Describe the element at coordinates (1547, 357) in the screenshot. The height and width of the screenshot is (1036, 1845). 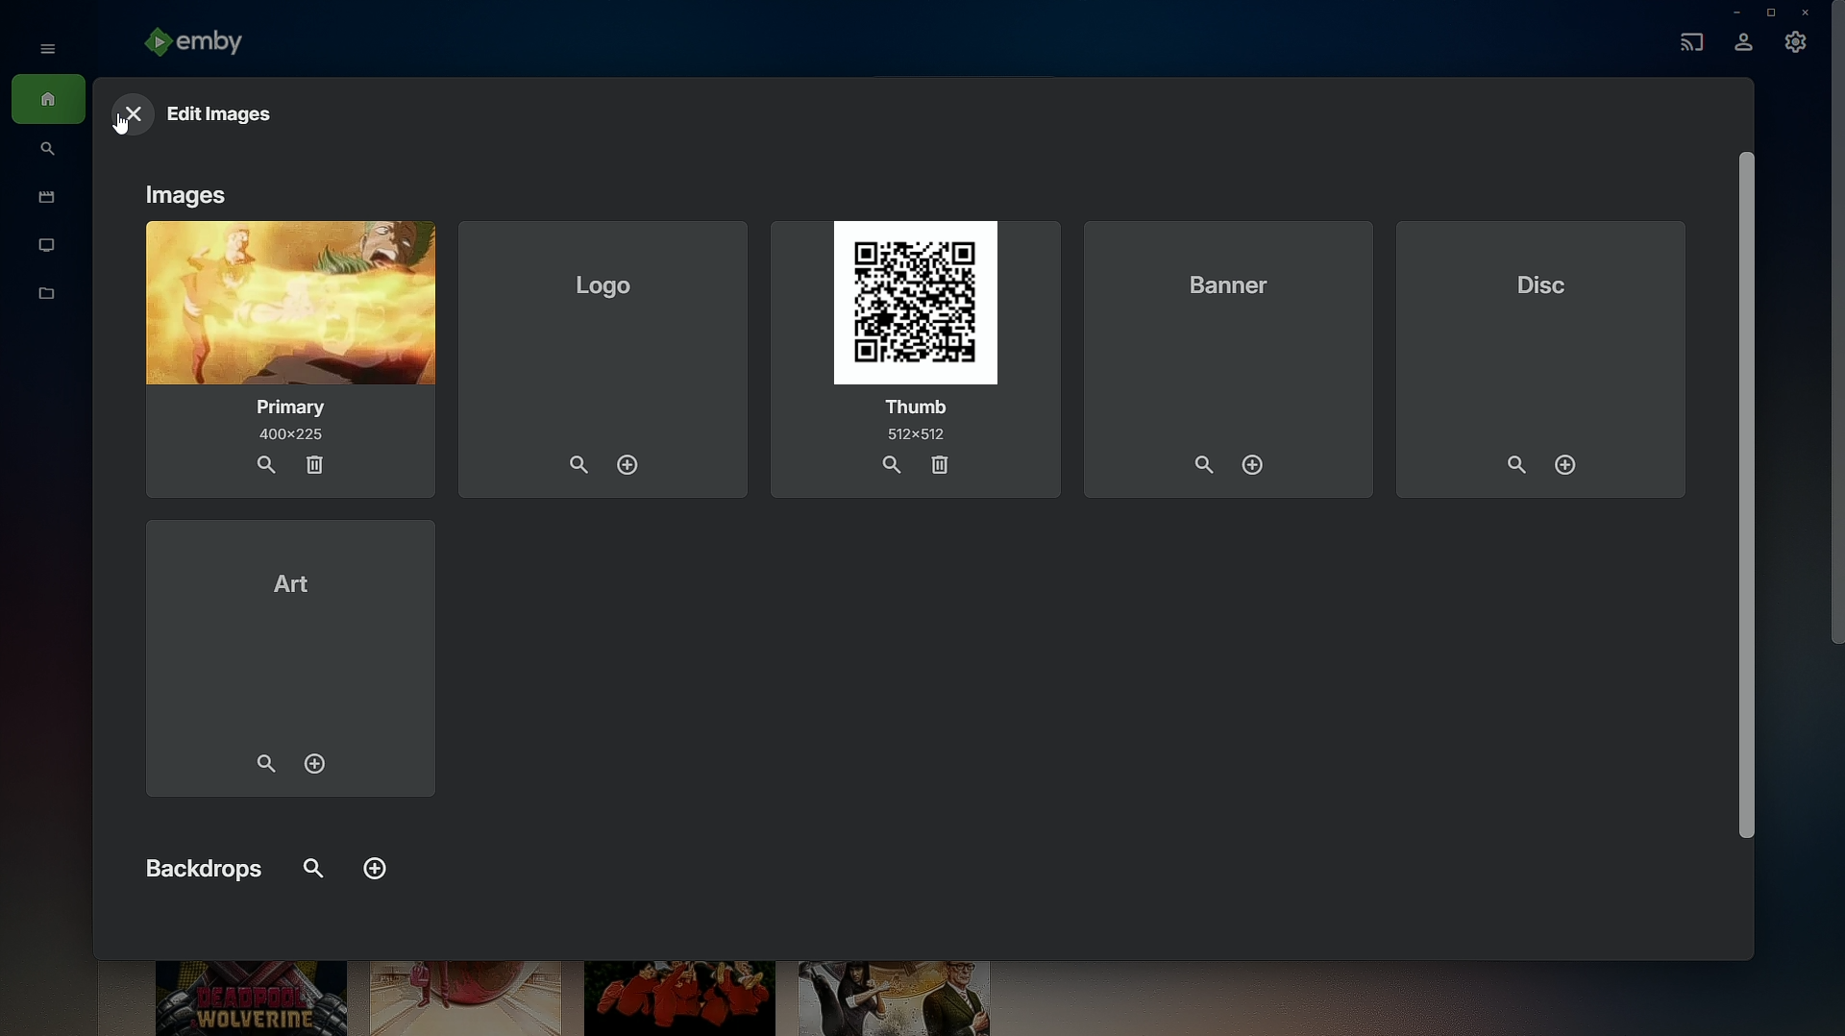
I see `Disc` at that location.